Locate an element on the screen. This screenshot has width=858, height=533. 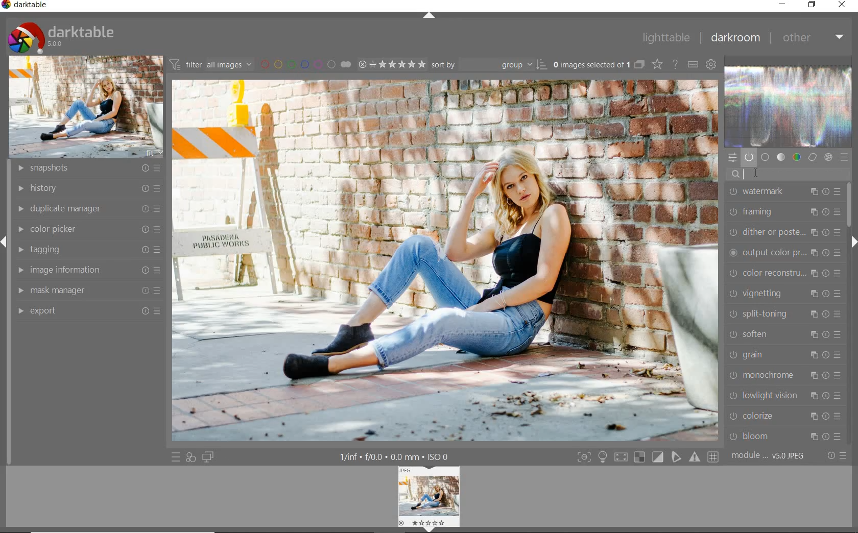
presets is located at coordinates (846, 156).